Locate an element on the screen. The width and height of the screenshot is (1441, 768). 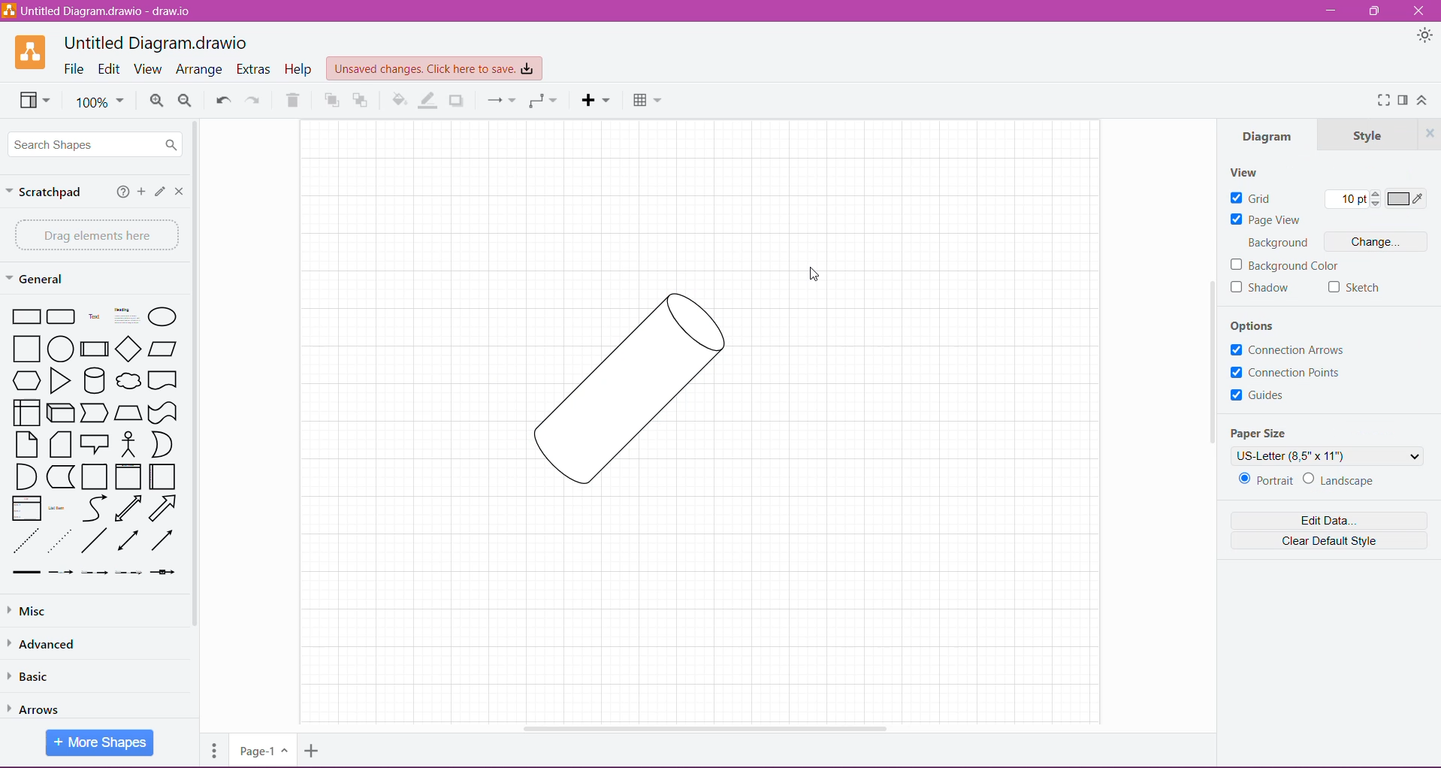
View is located at coordinates (32, 102).